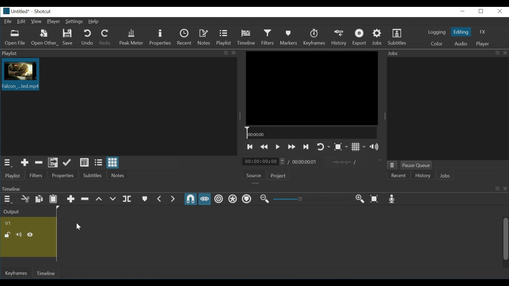 This screenshot has width=509, height=286. I want to click on Current location, so click(264, 162).